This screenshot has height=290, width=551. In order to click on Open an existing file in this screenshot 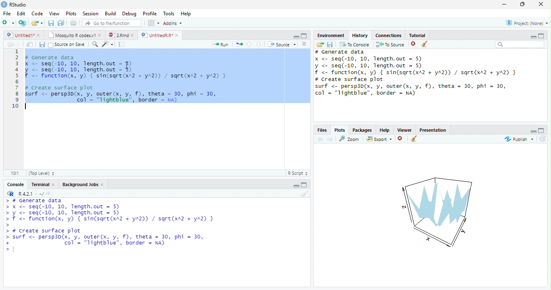, I will do `click(34, 23)`.